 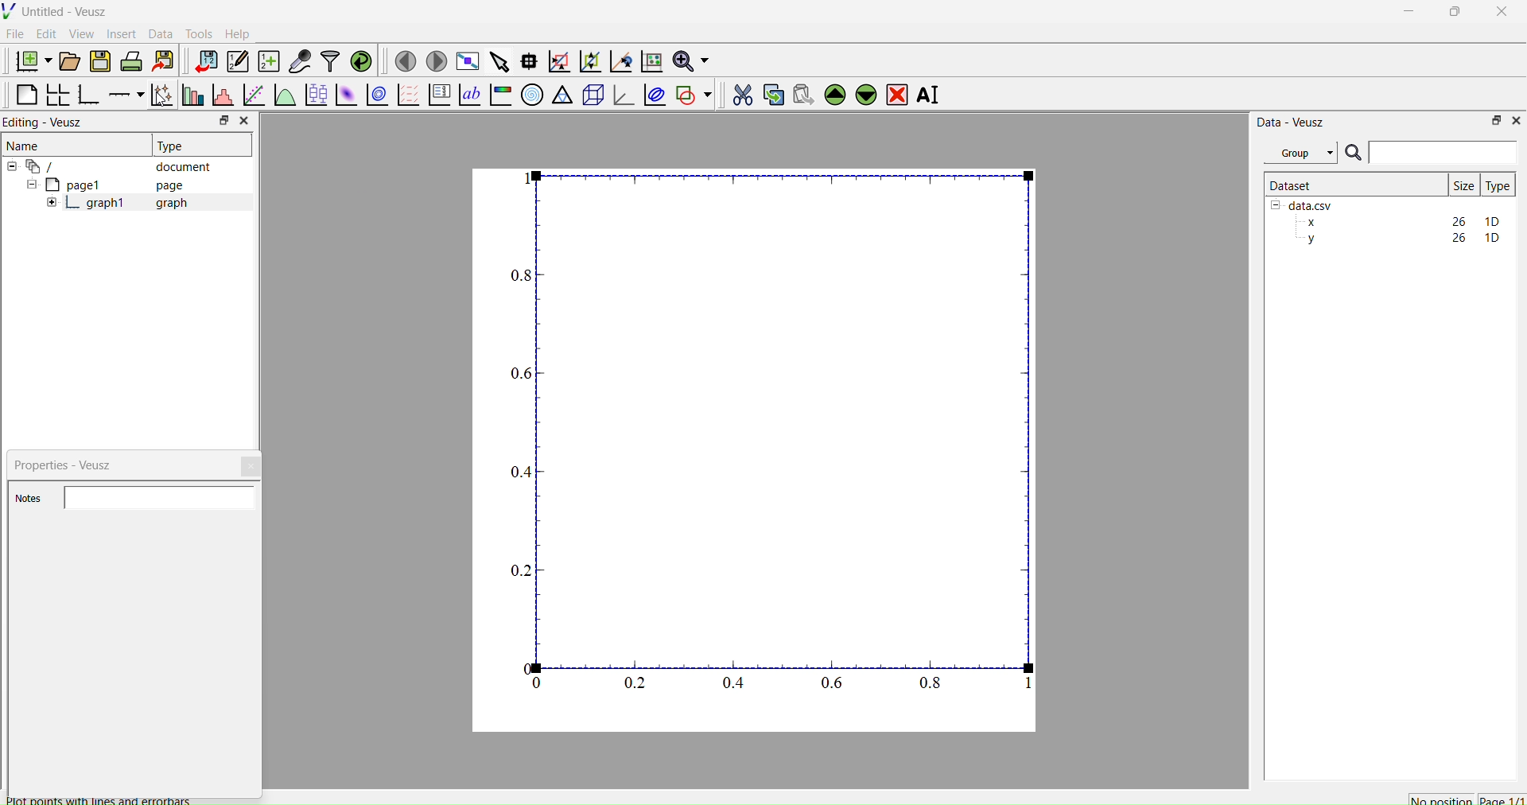 What do you see at coordinates (173, 146) in the screenshot?
I see `Type` at bounding box center [173, 146].